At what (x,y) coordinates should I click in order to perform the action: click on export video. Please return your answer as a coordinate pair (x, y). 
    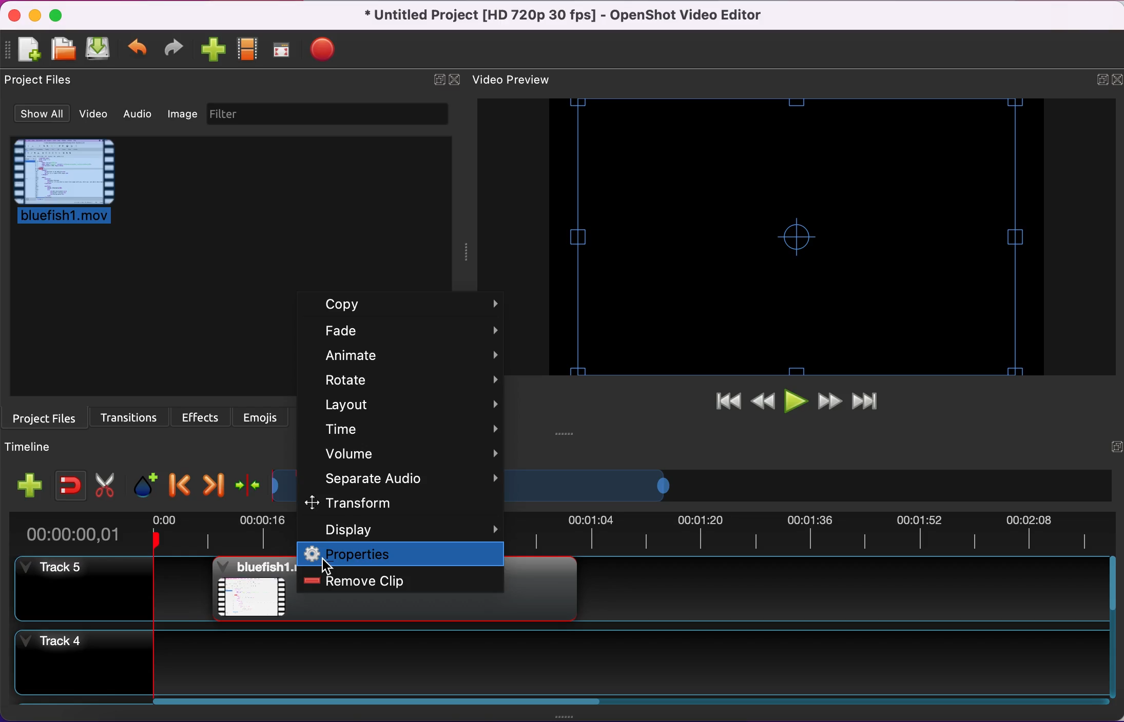
    Looking at the image, I should click on (327, 52).